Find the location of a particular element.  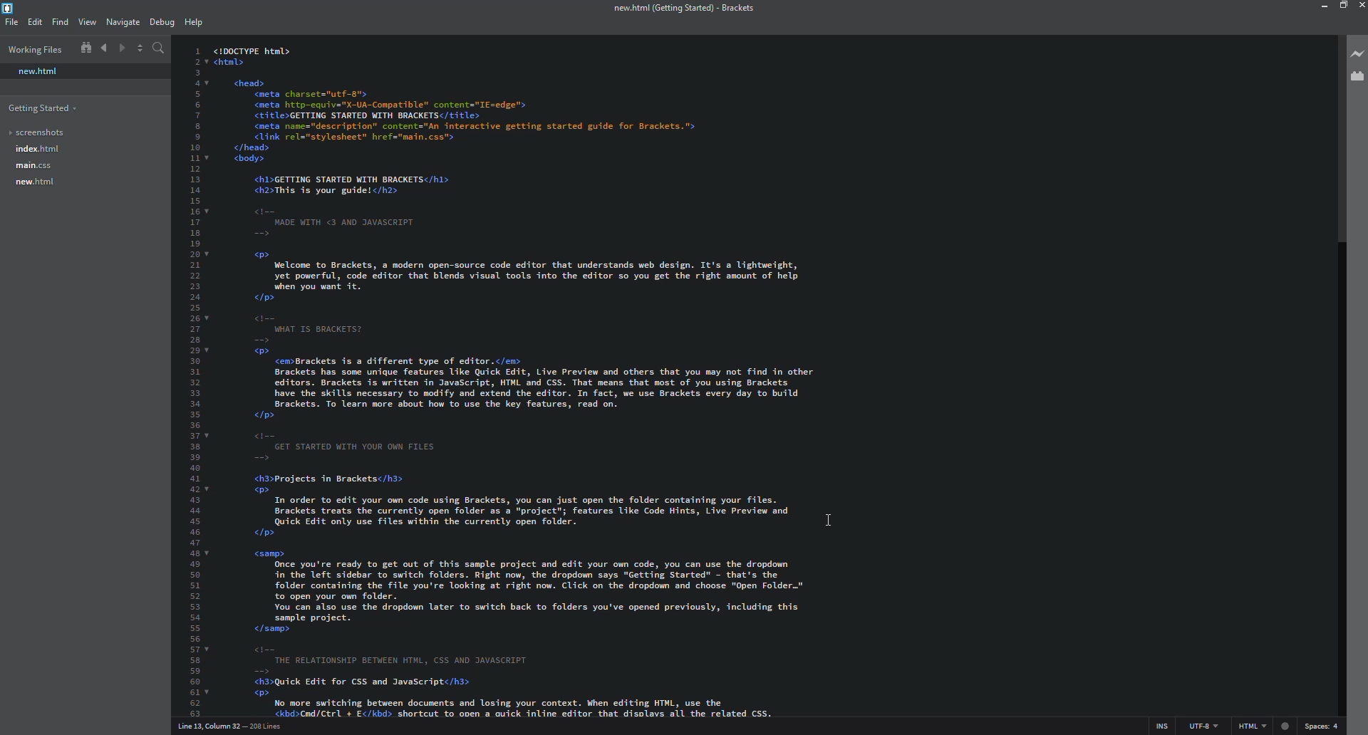

navigate is located at coordinates (122, 21).